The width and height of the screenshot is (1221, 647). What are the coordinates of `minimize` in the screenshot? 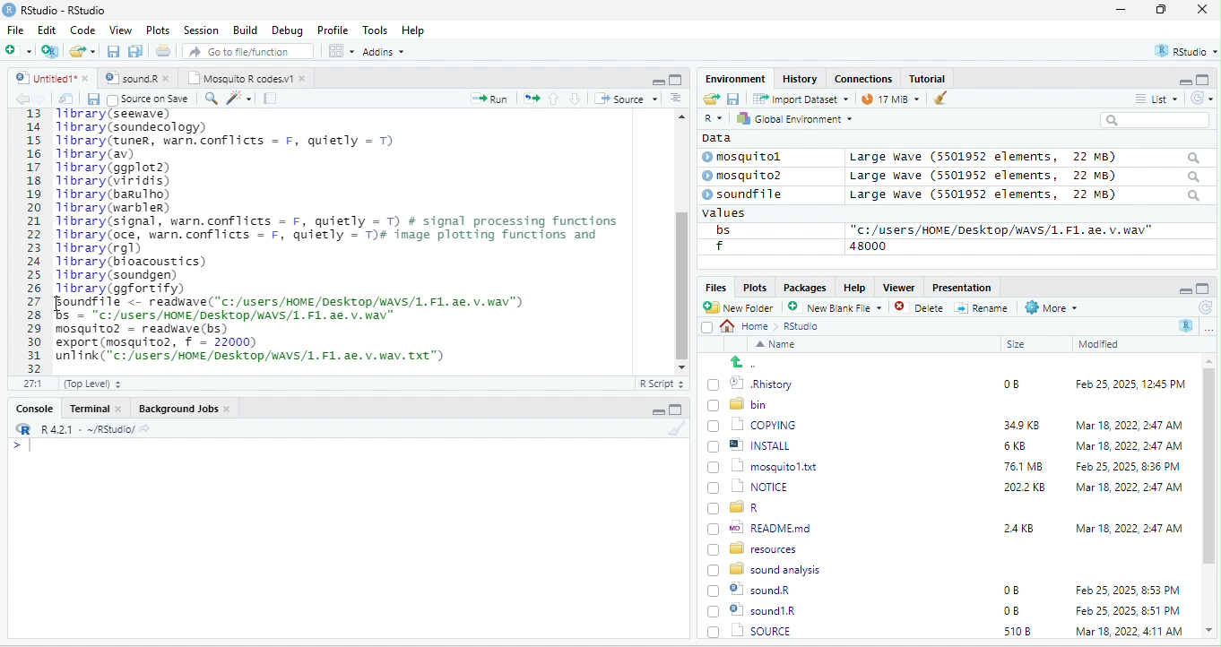 It's located at (655, 412).